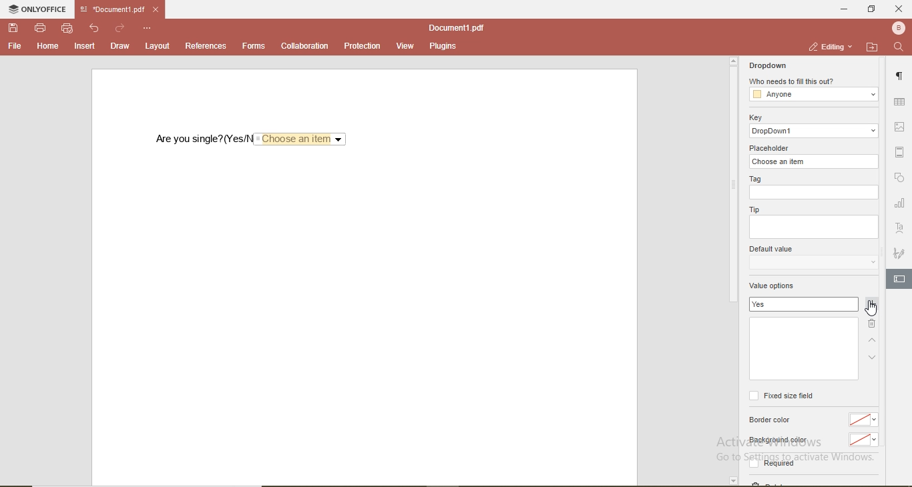 This screenshot has height=487, width=912. Describe the element at coordinates (763, 306) in the screenshot. I see `yes` at that location.